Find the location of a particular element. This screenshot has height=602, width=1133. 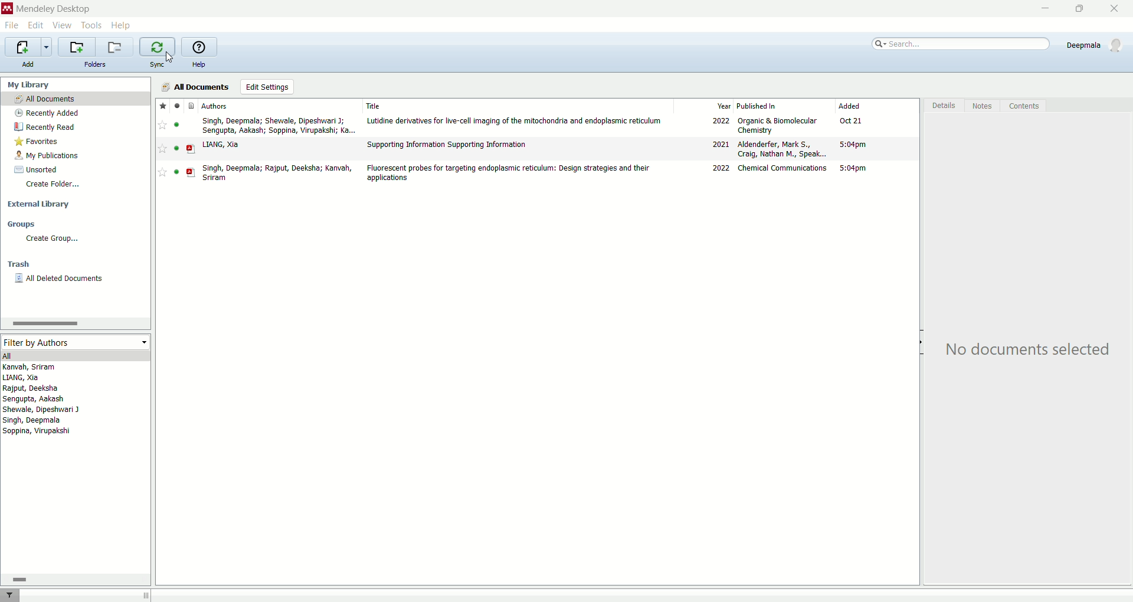

groups is located at coordinates (24, 223).